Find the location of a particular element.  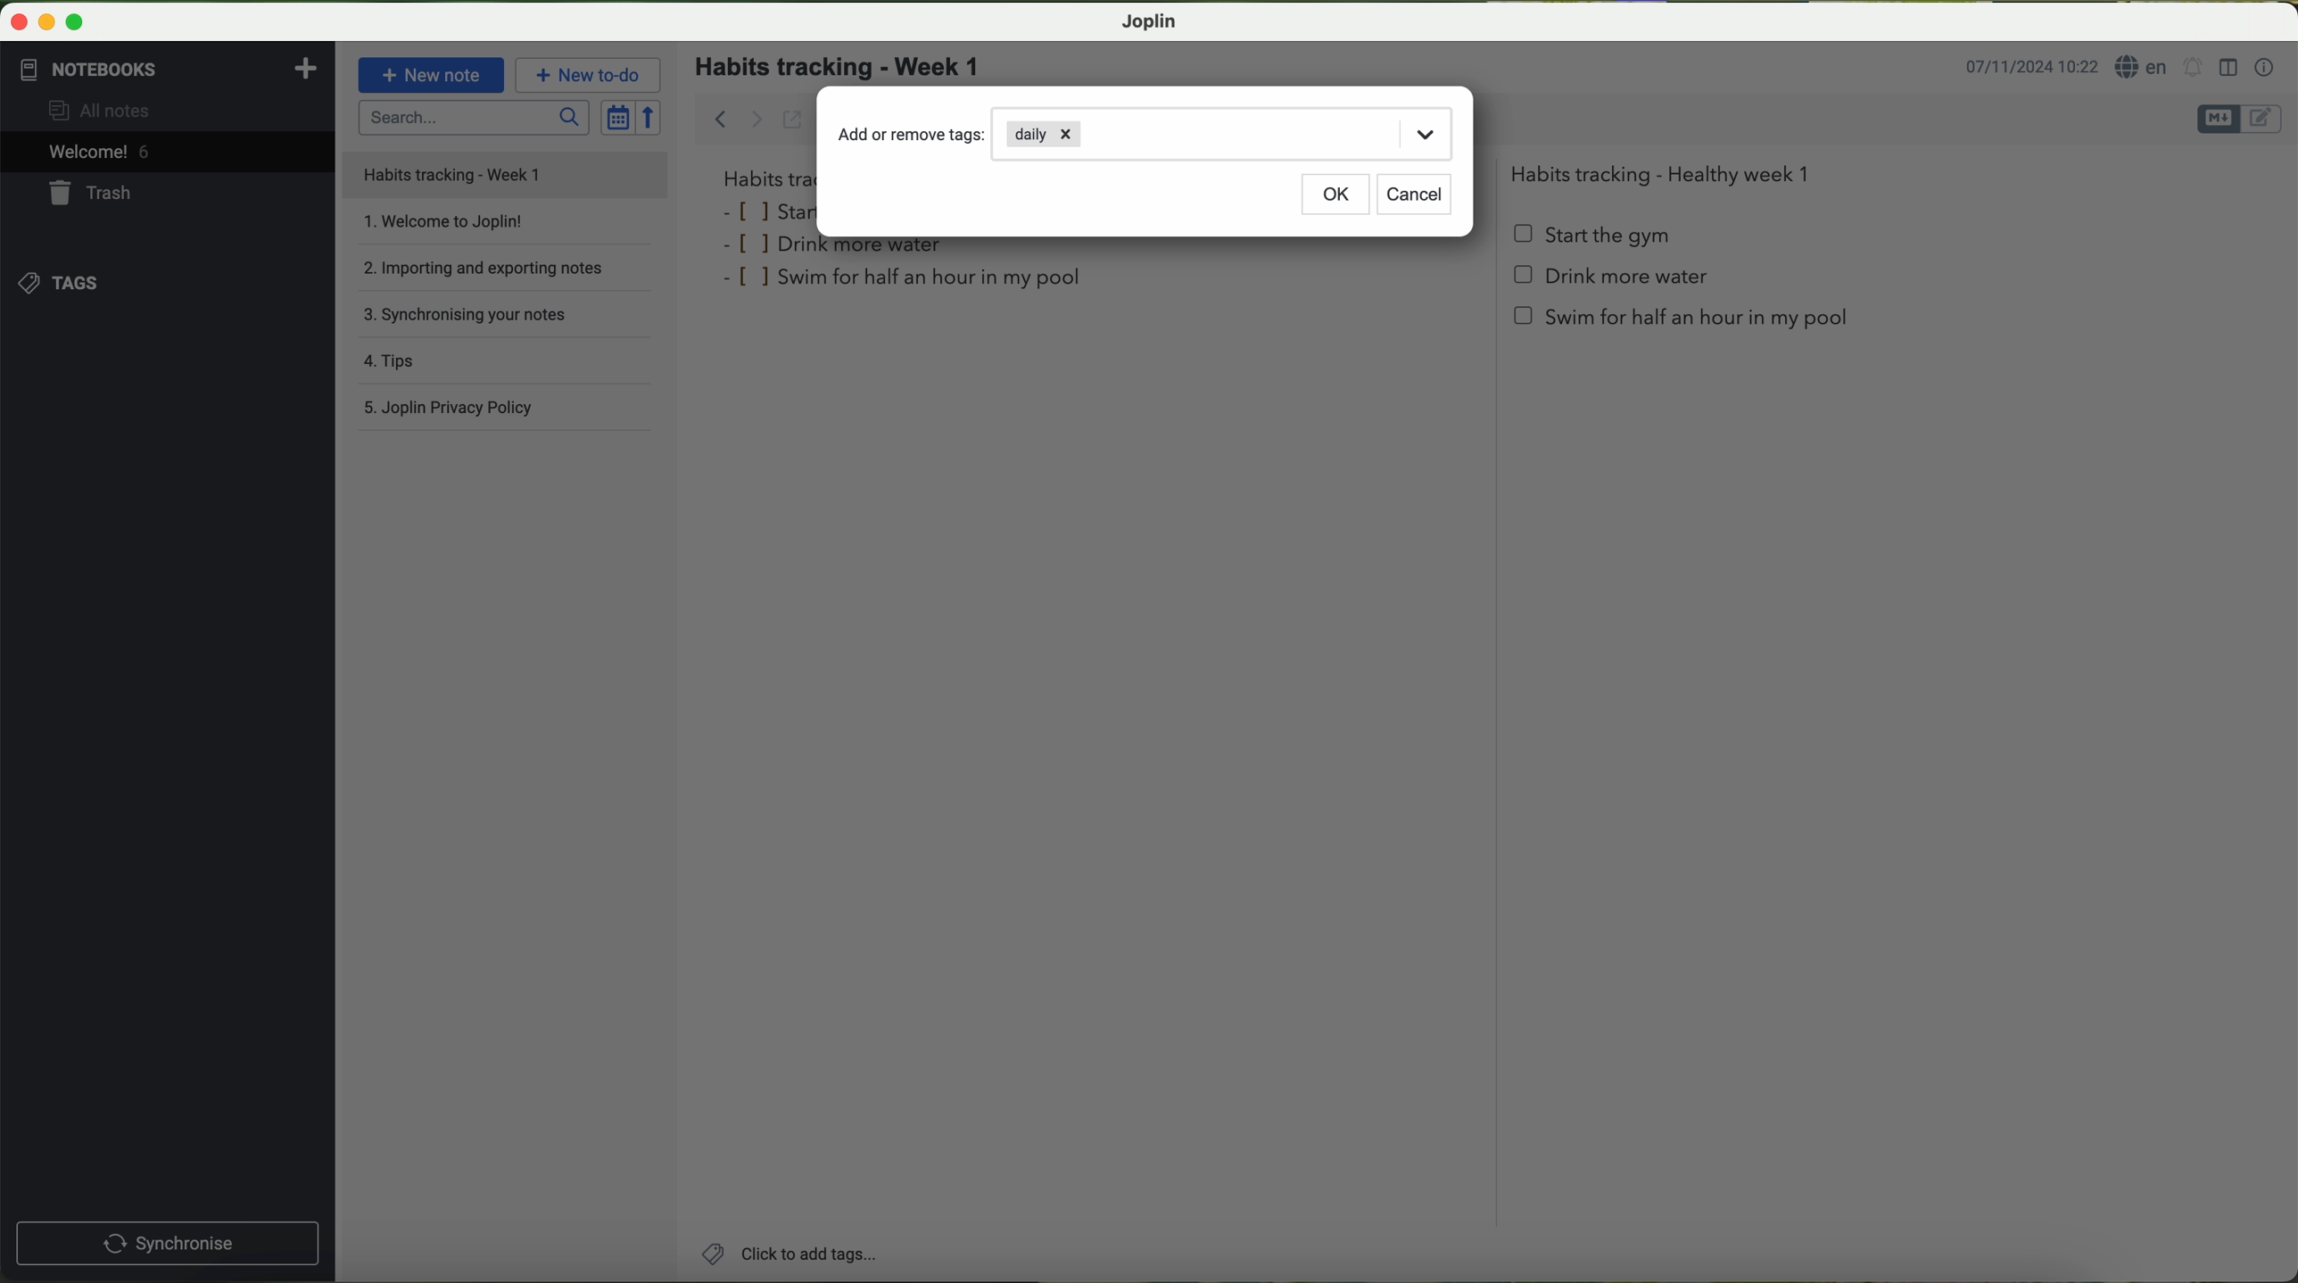

language is located at coordinates (2143, 66).